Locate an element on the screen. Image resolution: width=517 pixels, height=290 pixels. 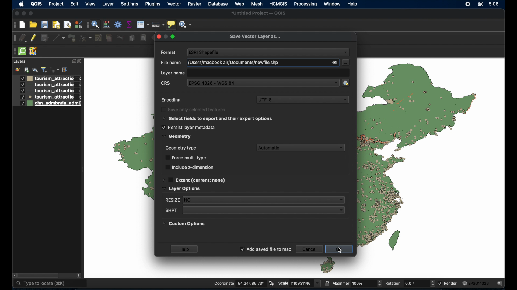
web is located at coordinates (240, 3).